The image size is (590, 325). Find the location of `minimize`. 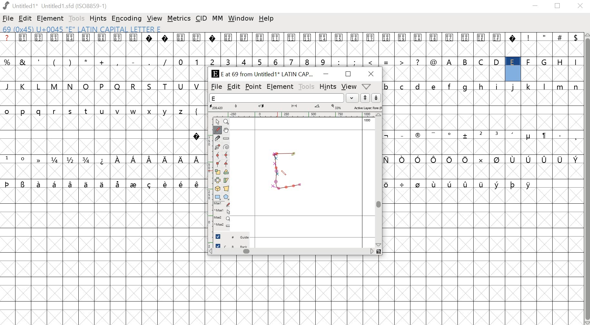

minimize is located at coordinates (536, 7).